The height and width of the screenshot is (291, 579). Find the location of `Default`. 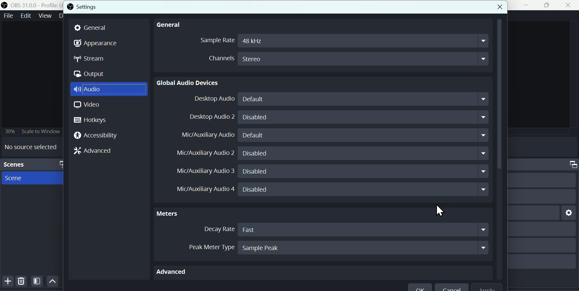

Default is located at coordinates (364, 135).